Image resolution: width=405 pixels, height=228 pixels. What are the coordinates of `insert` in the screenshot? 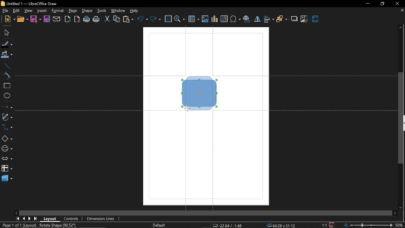 It's located at (42, 11).